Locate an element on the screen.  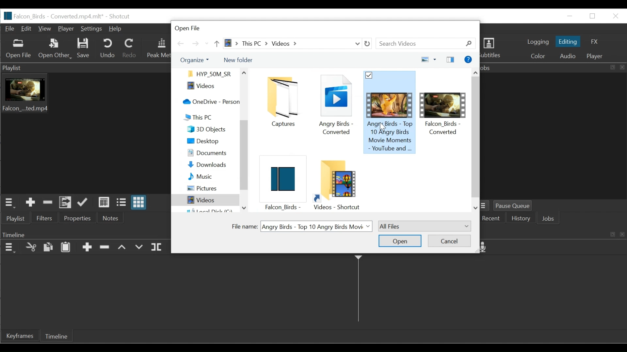
Vertical Scroll bar is located at coordinates (244, 163).